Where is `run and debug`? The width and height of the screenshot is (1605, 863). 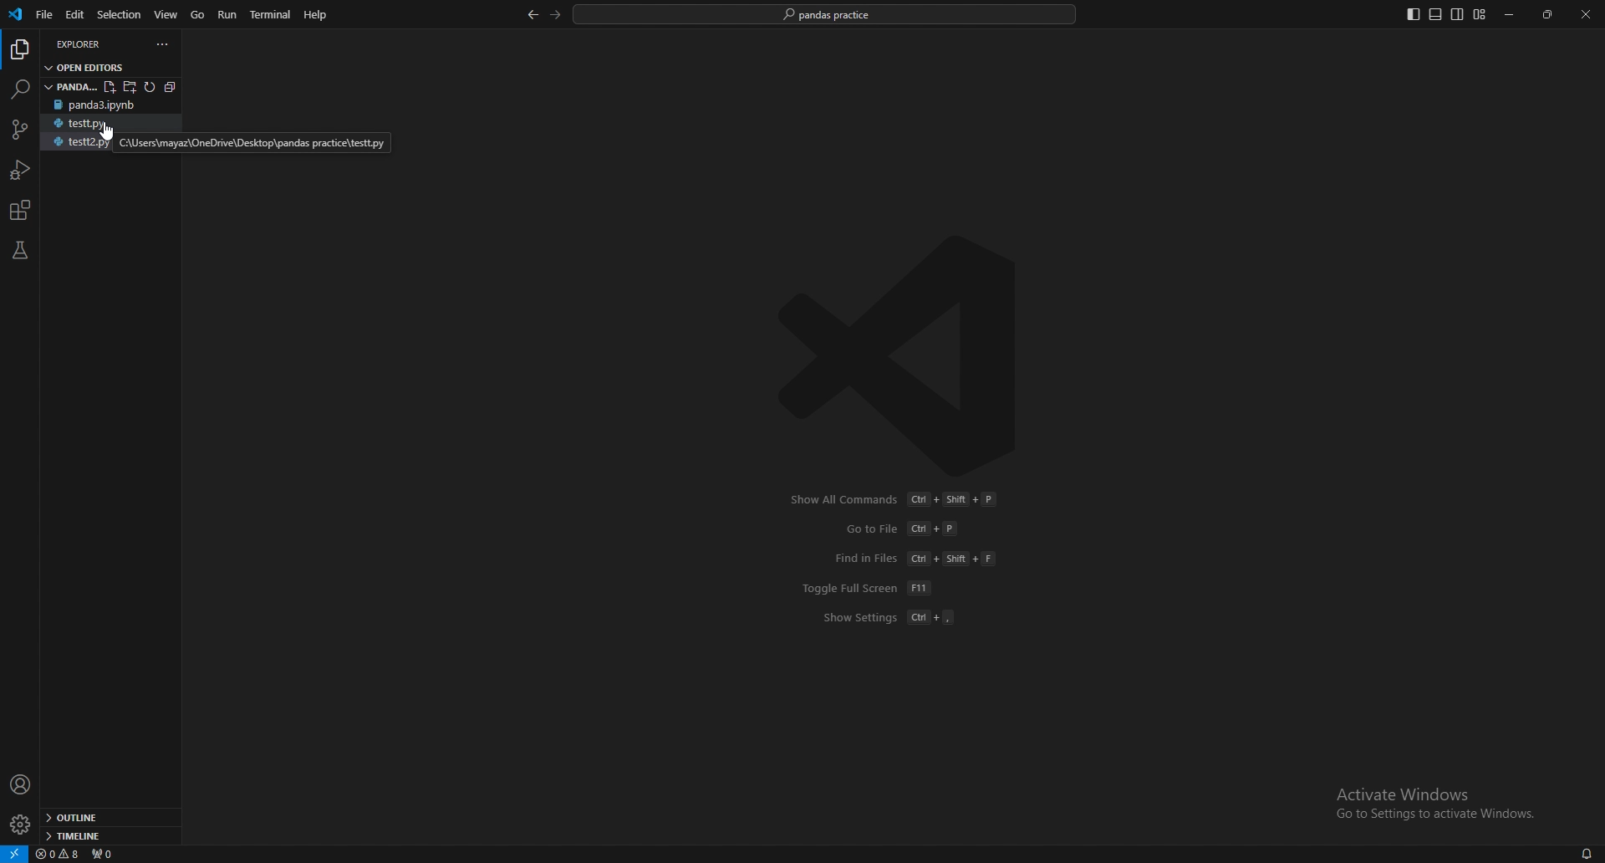 run and debug is located at coordinates (22, 170).